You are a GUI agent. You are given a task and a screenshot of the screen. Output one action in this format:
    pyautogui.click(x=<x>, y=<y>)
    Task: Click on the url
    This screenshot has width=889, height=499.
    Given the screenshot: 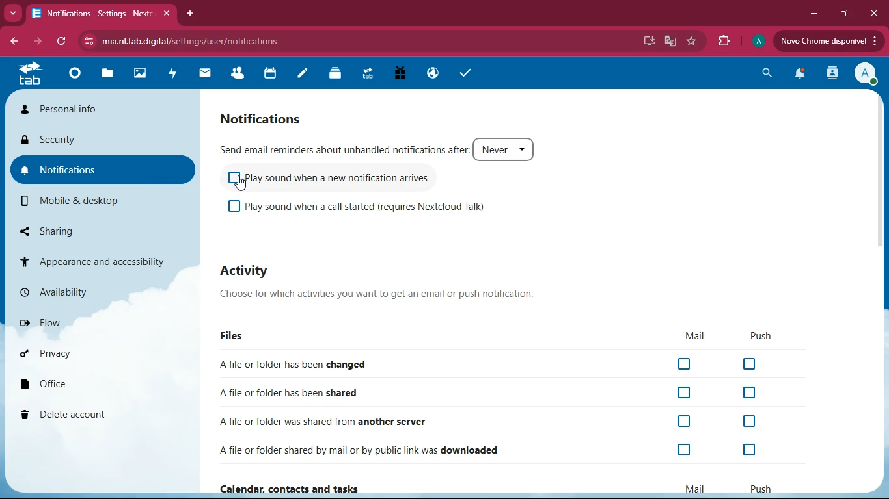 What is the action you would take?
    pyautogui.click(x=199, y=40)
    